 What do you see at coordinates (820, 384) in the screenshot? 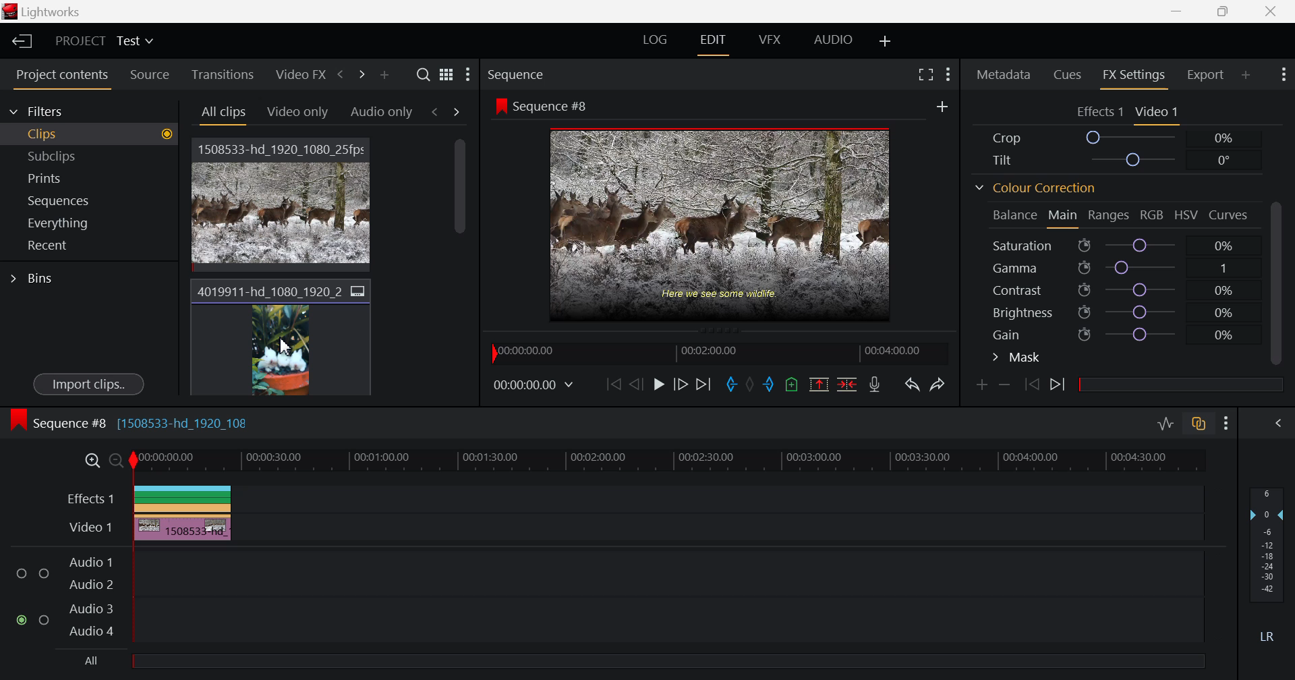
I see `Remove marked section` at bounding box center [820, 384].